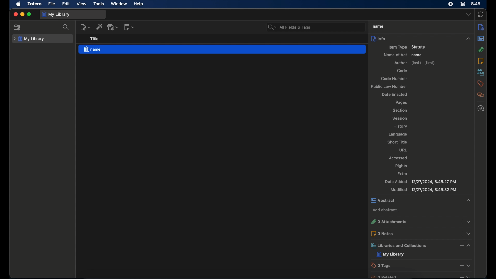 This screenshot has height=279, width=496. Describe the element at coordinates (222, 49) in the screenshot. I see `name` at that location.